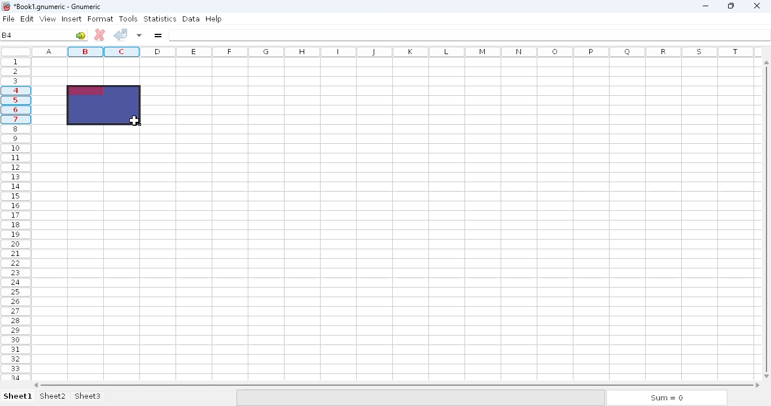 The height and width of the screenshot is (406, 771). What do you see at coordinates (766, 225) in the screenshot?
I see `vertical scroll bar` at bounding box center [766, 225].